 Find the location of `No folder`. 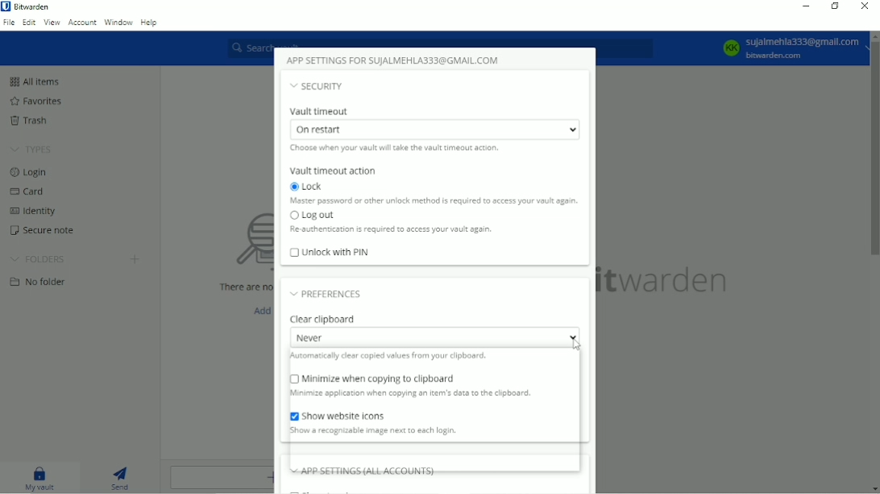

No folder is located at coordinates (44, 282).